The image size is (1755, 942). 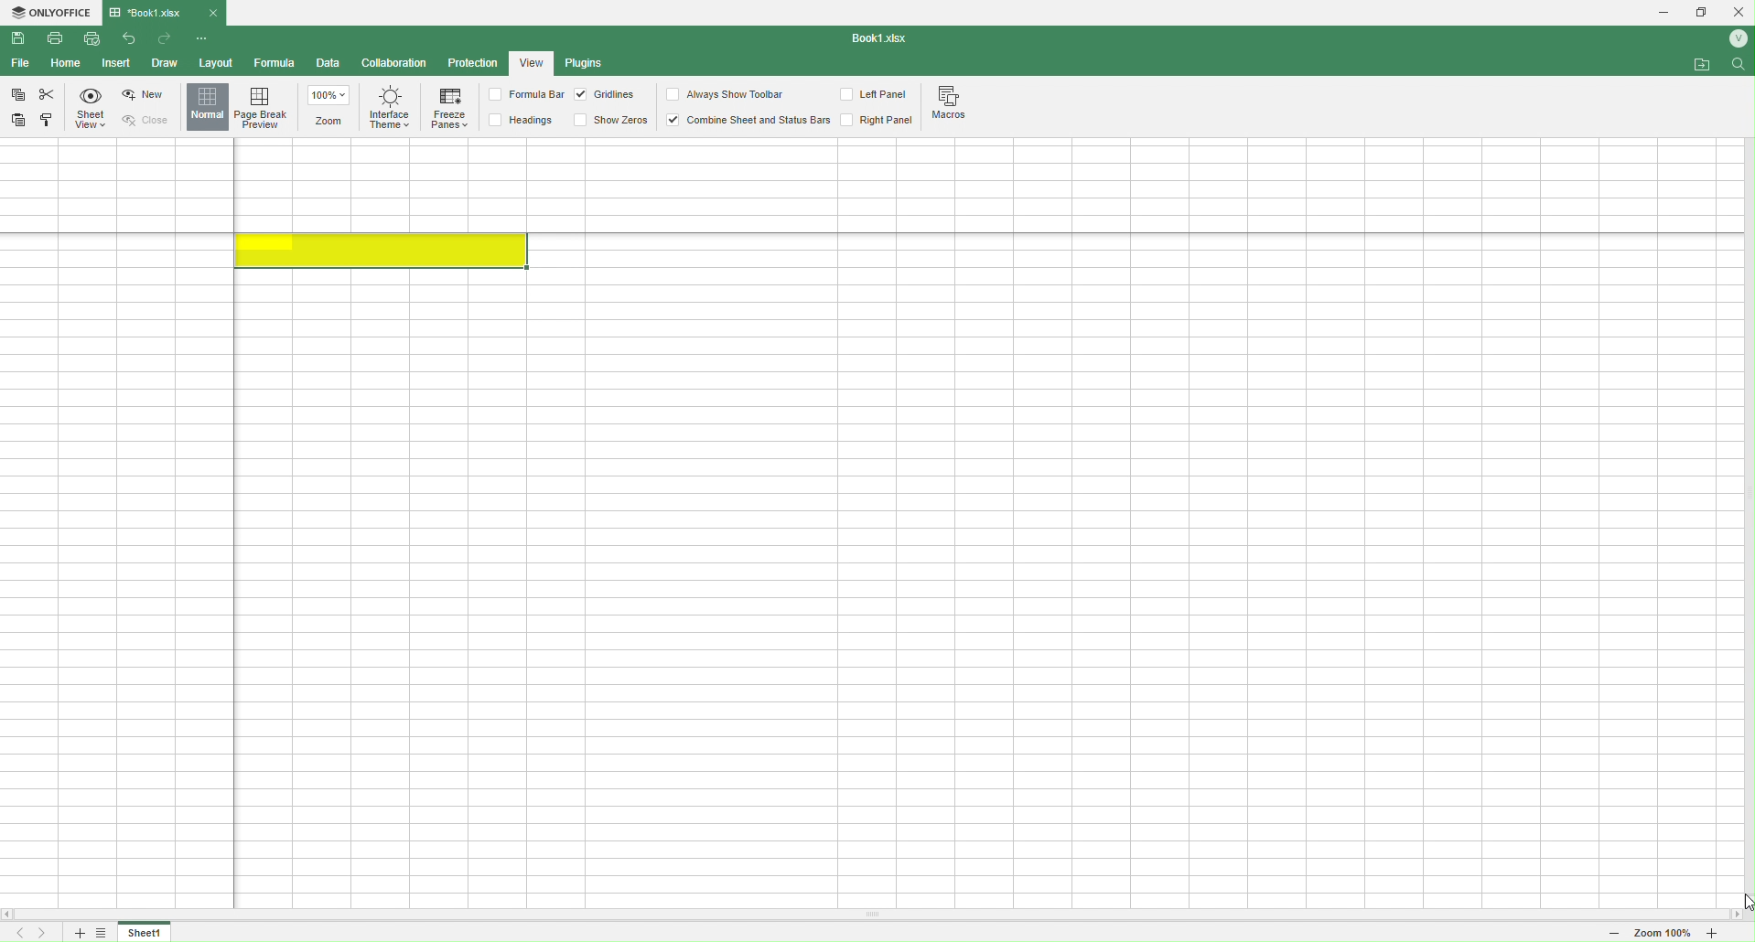 I want to click on Copy Style, so click(x=48, y=123).